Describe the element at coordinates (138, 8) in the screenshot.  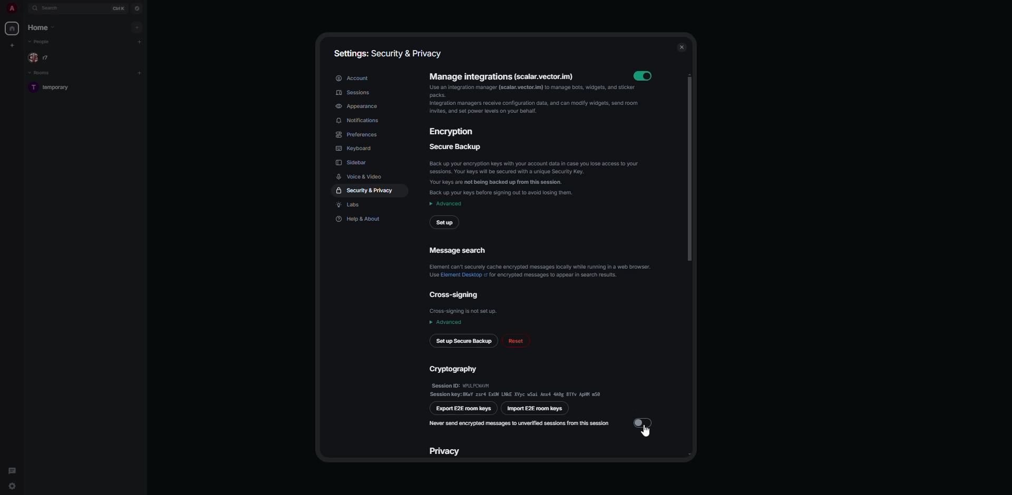
I see `navigator` at that location.